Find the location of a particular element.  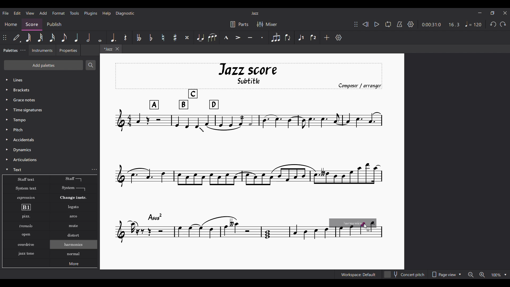

System is located at coordinates (74, 189).